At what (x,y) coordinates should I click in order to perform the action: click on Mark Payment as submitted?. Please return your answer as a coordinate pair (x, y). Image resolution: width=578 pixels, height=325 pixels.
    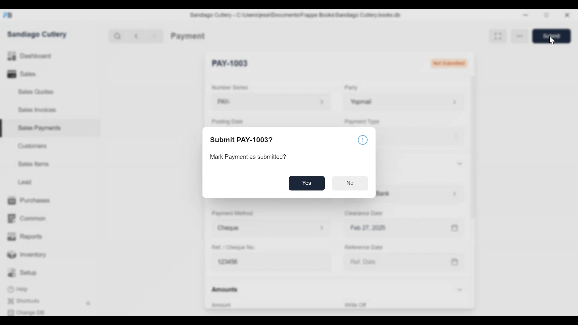
    Looking at the image, I should click on (248, 157).